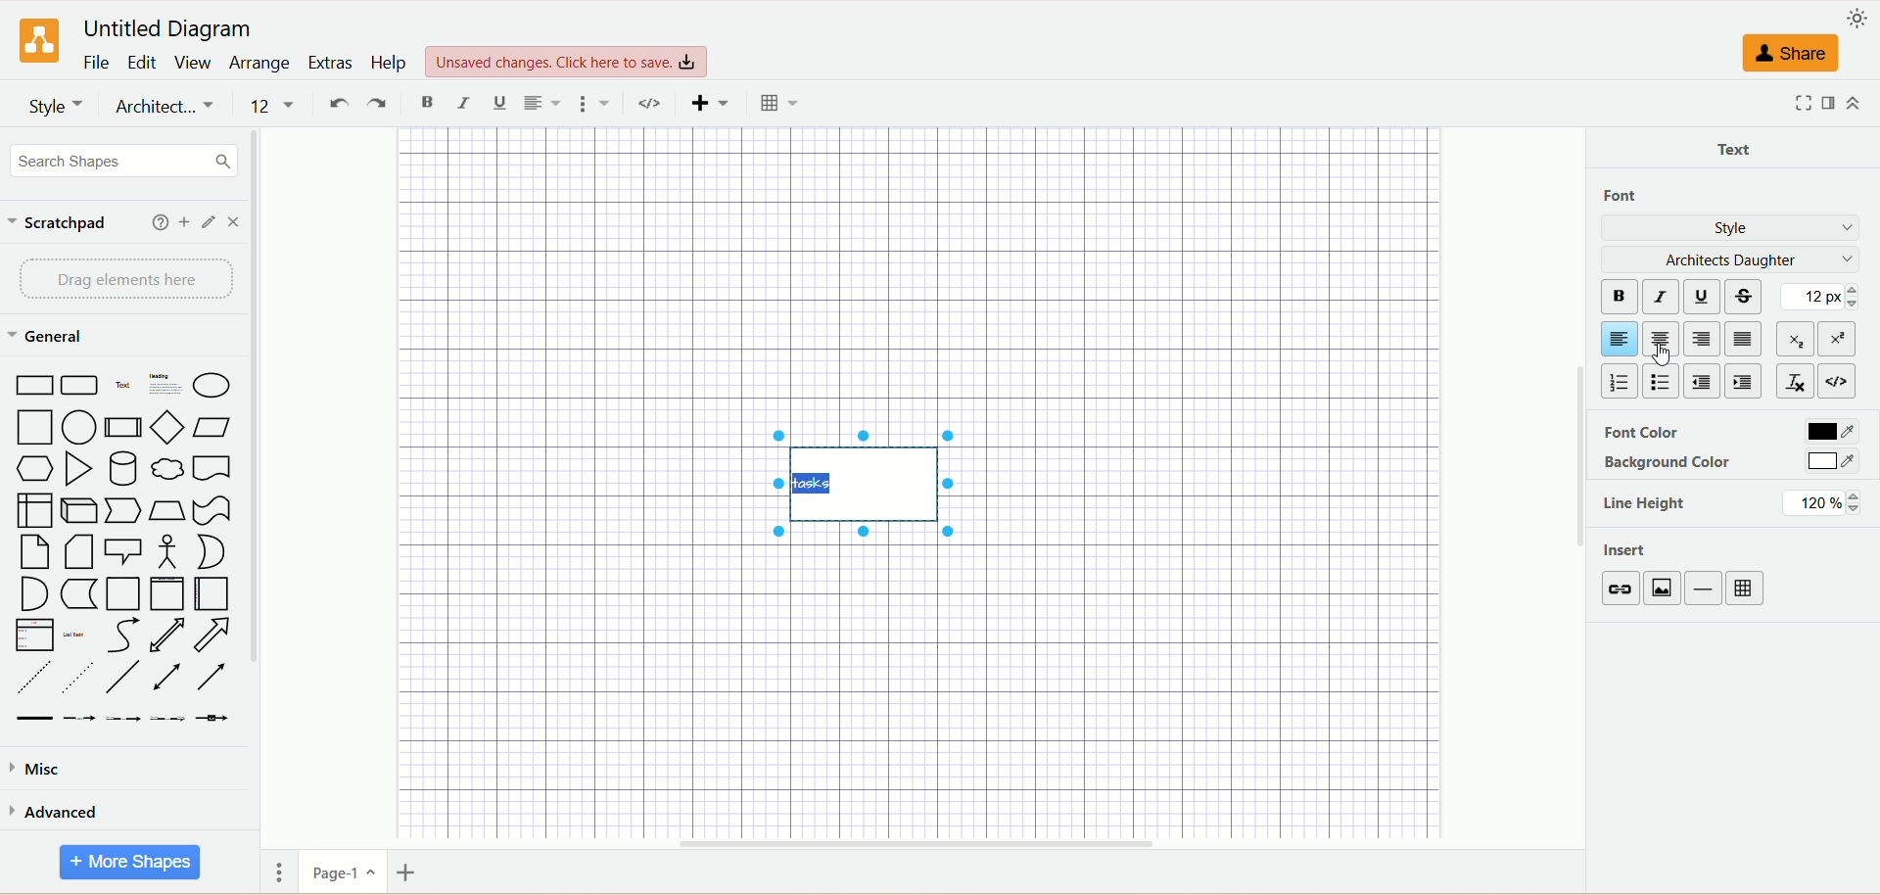  I want to click on help, so click(161, 221).